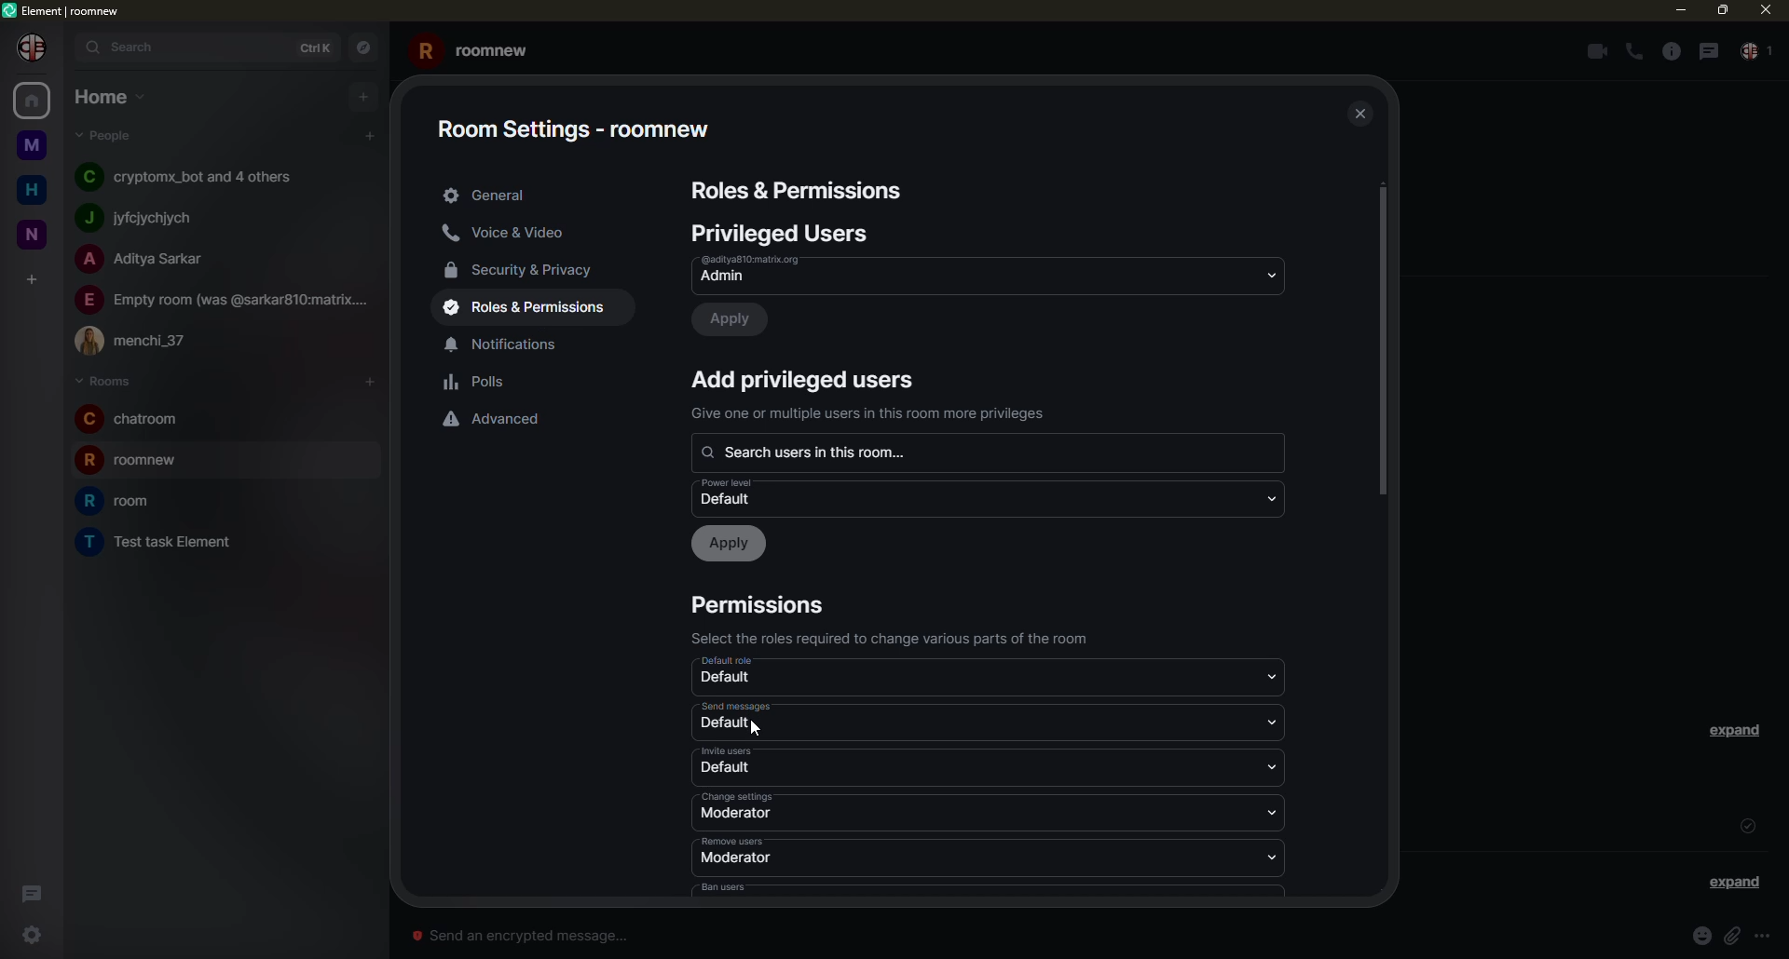 The width and height of the screenshot is (1789, 959). I want to click on room, so click(132, 419).